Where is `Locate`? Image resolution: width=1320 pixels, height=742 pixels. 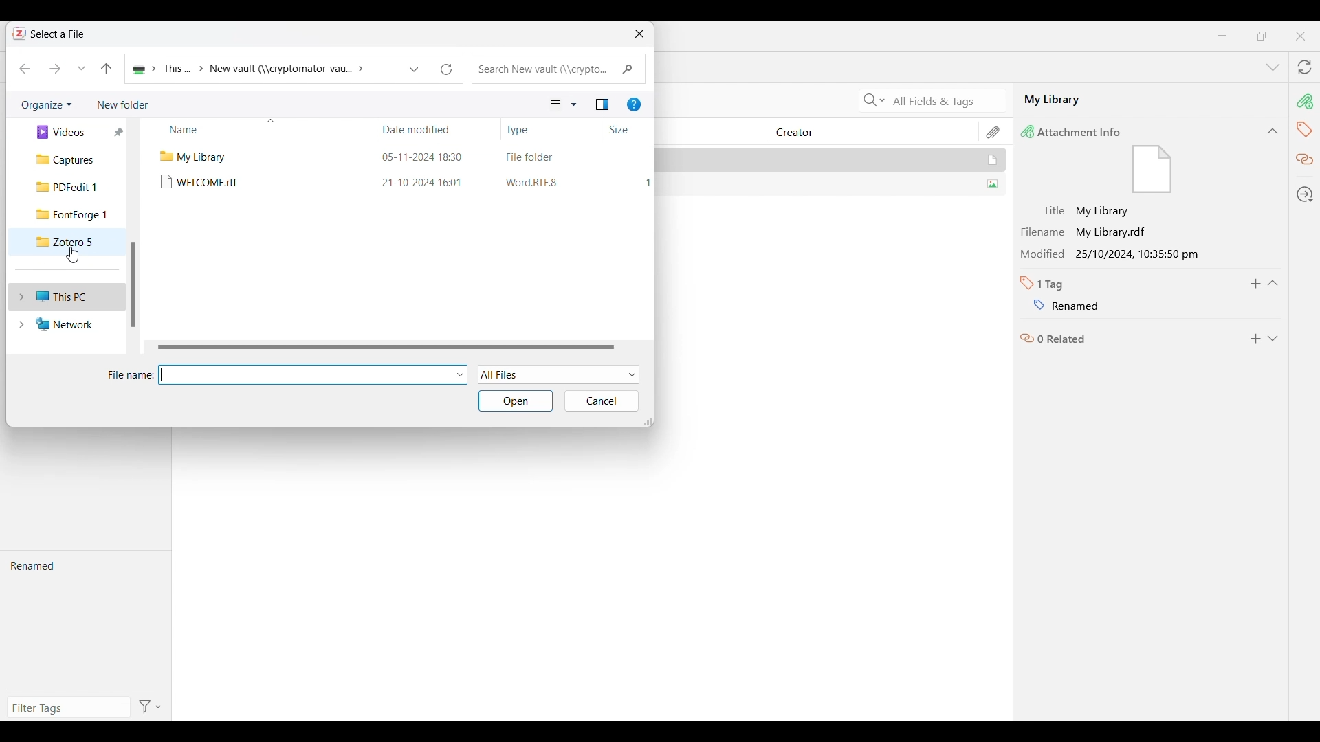 Locate is located at coordinates (1304, 194).